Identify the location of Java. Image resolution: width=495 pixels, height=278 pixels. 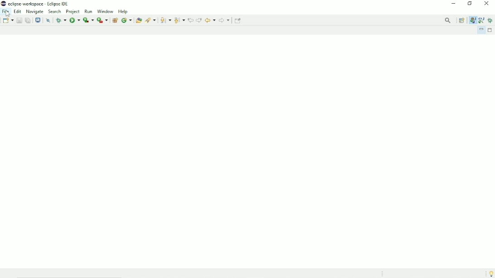
(472, 20).